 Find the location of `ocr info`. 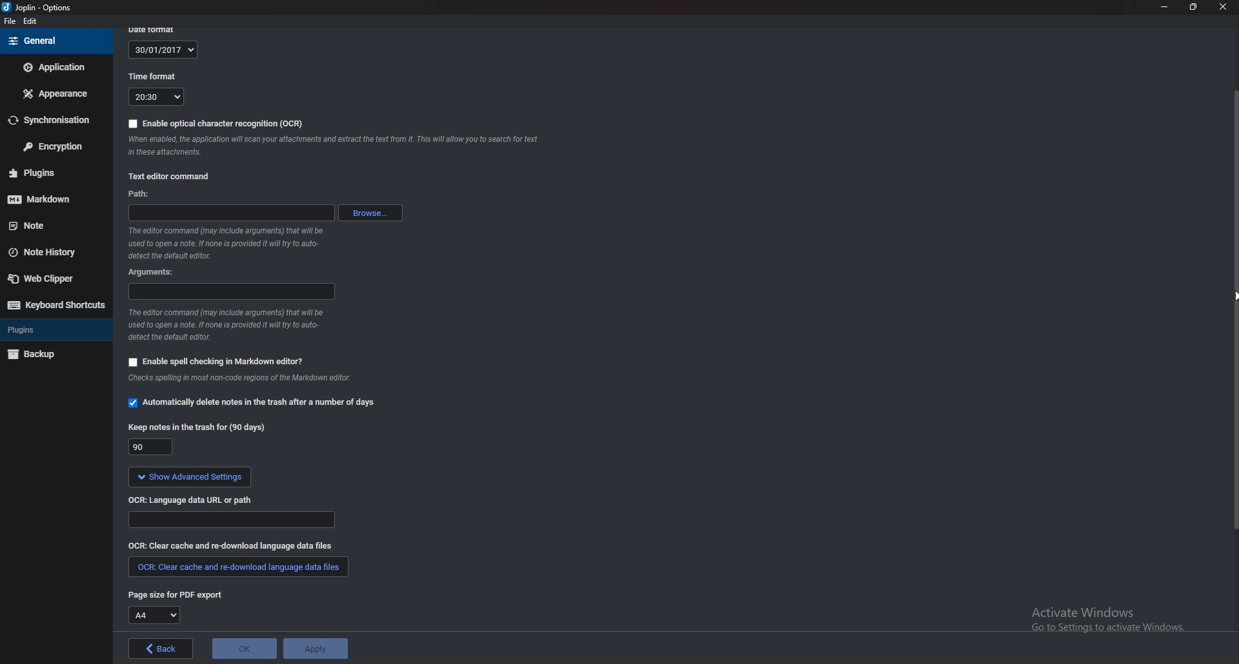

ocr info is located at coordinates (331, 144).